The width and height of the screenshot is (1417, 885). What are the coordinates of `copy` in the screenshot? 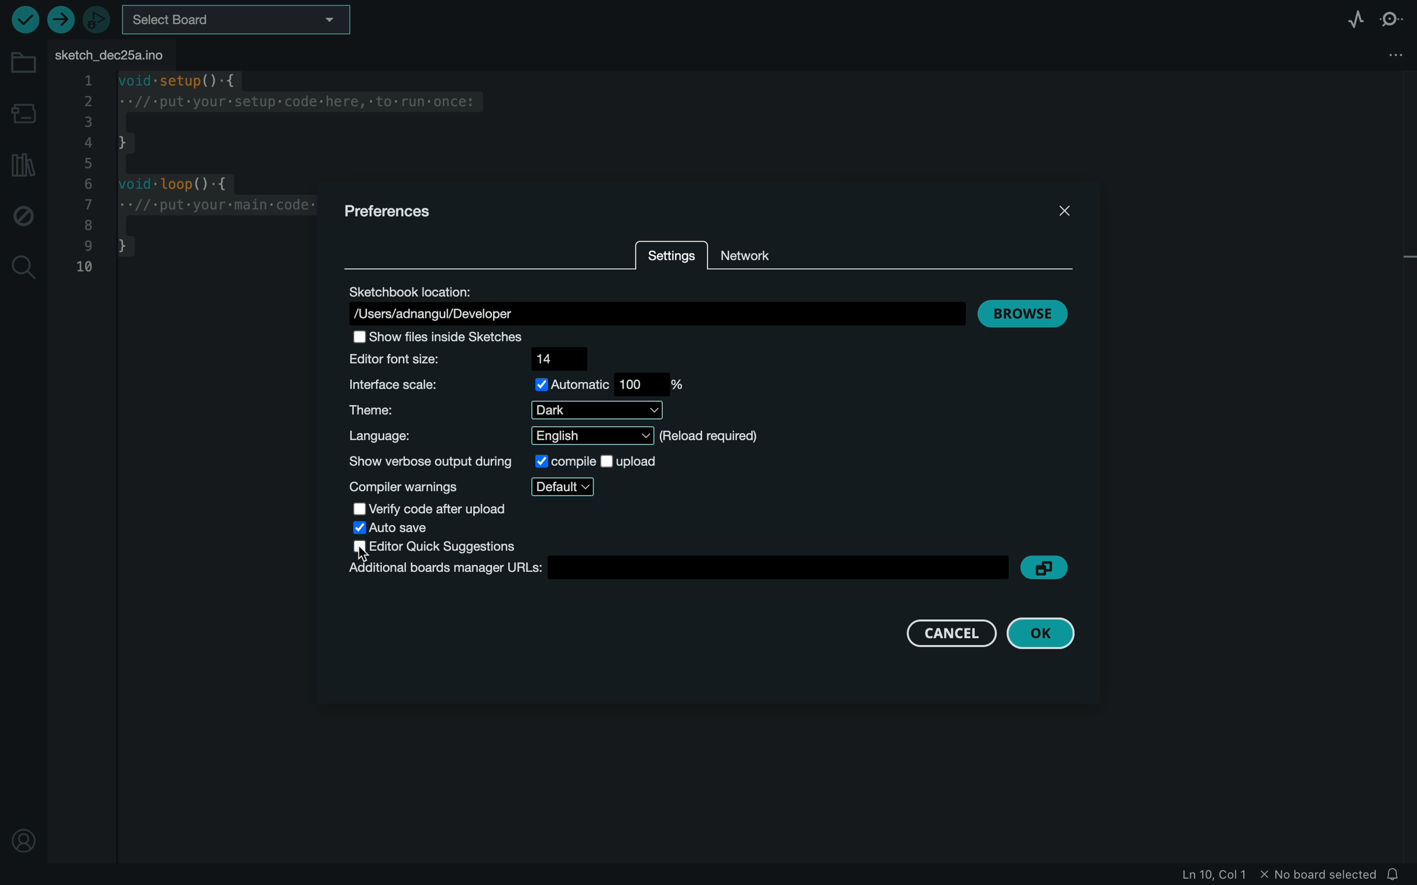 It's located at (1043, 567).